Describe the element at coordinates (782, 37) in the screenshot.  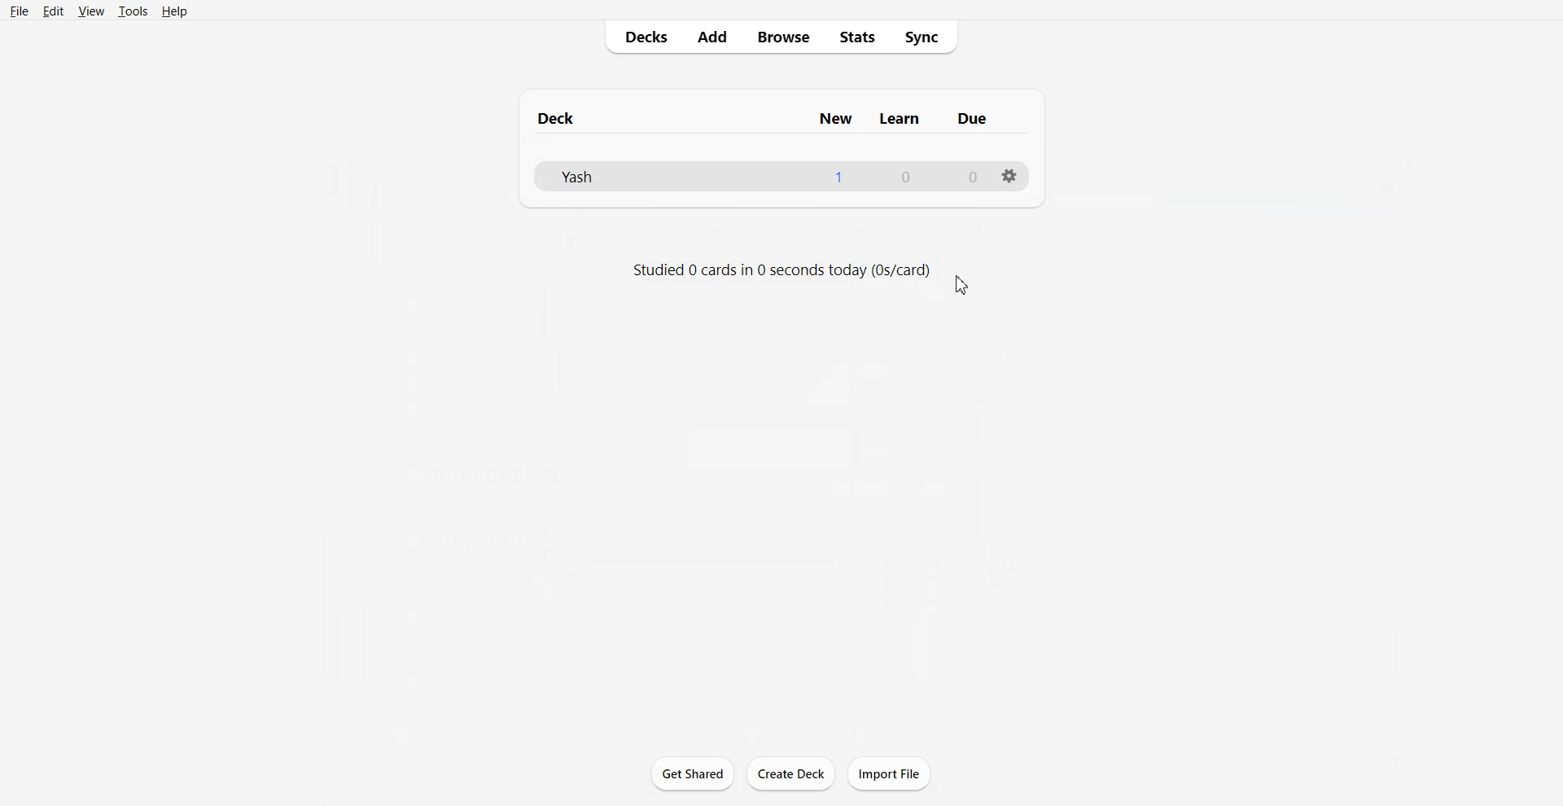
I see `Browser` at that location.